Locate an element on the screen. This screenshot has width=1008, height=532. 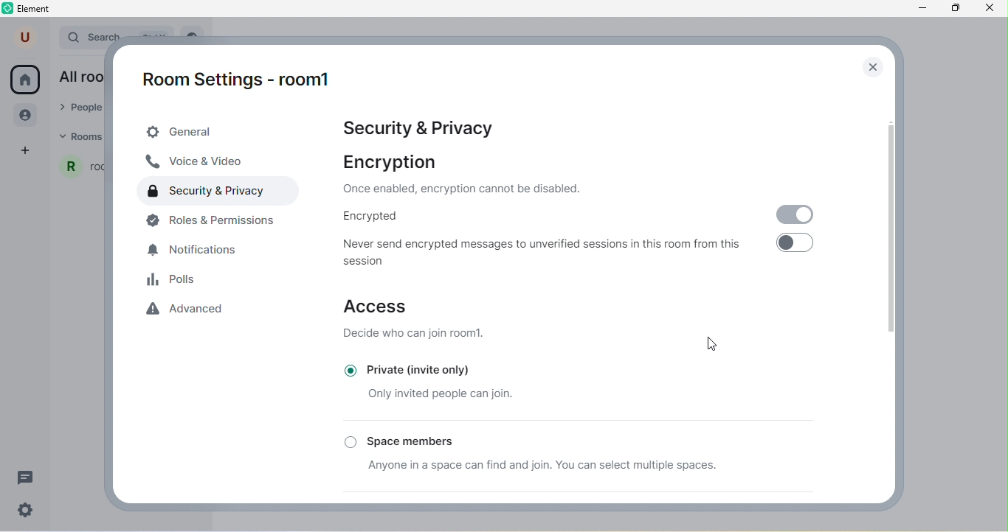
only invited people can join is located at coordinates (429, 394).